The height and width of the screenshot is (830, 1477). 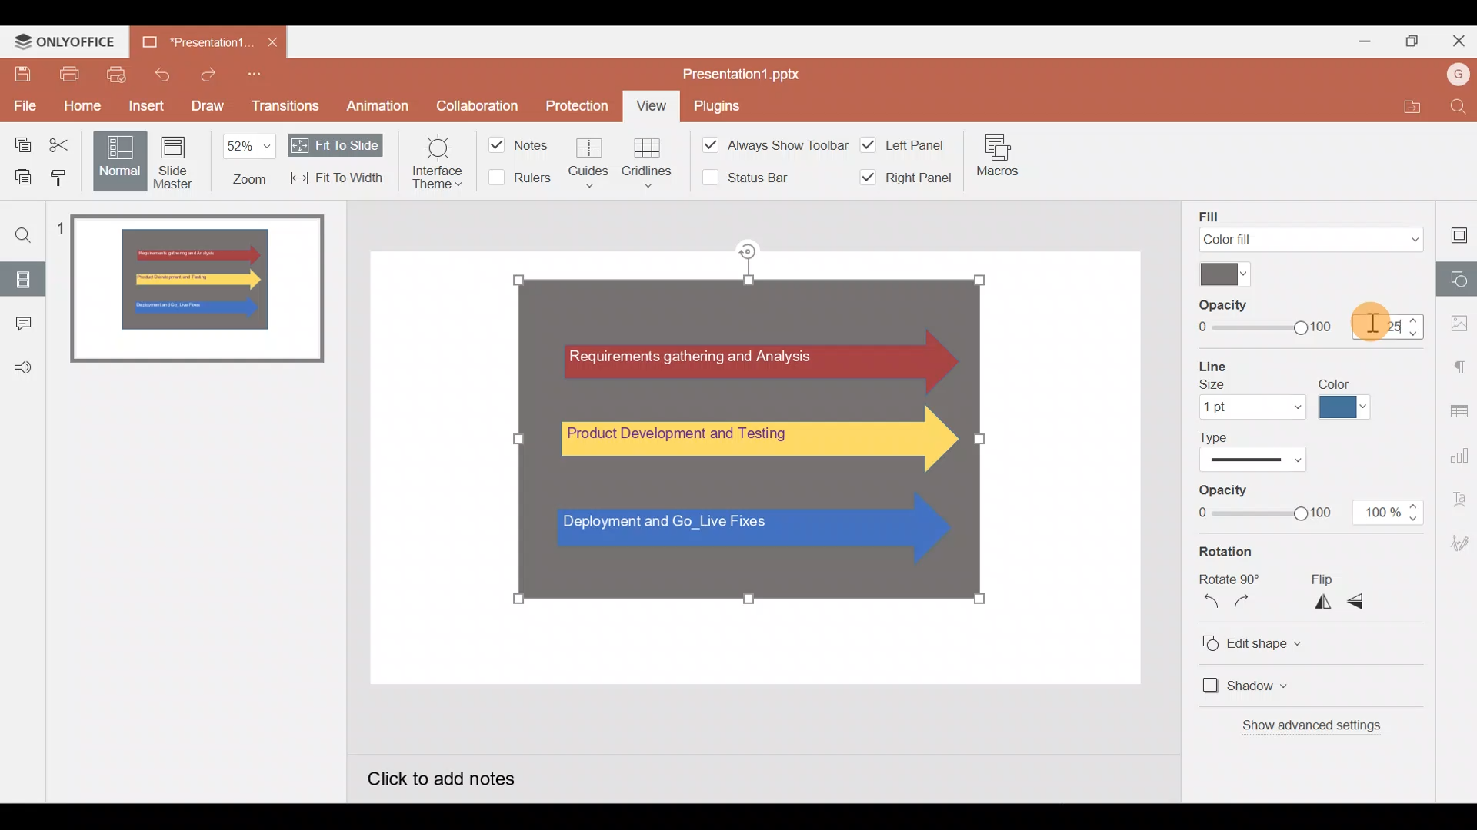 I want to click on Presentation1.pptx, so click(x=752, y=71).